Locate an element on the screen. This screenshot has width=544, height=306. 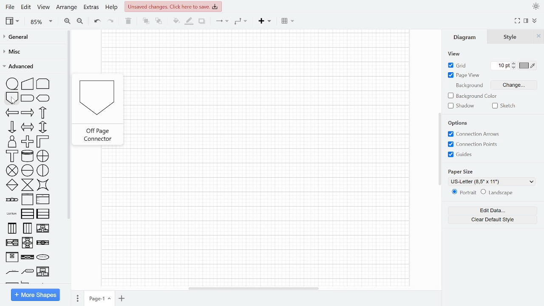
Increase grid pt is located at coordinates (514, 63).